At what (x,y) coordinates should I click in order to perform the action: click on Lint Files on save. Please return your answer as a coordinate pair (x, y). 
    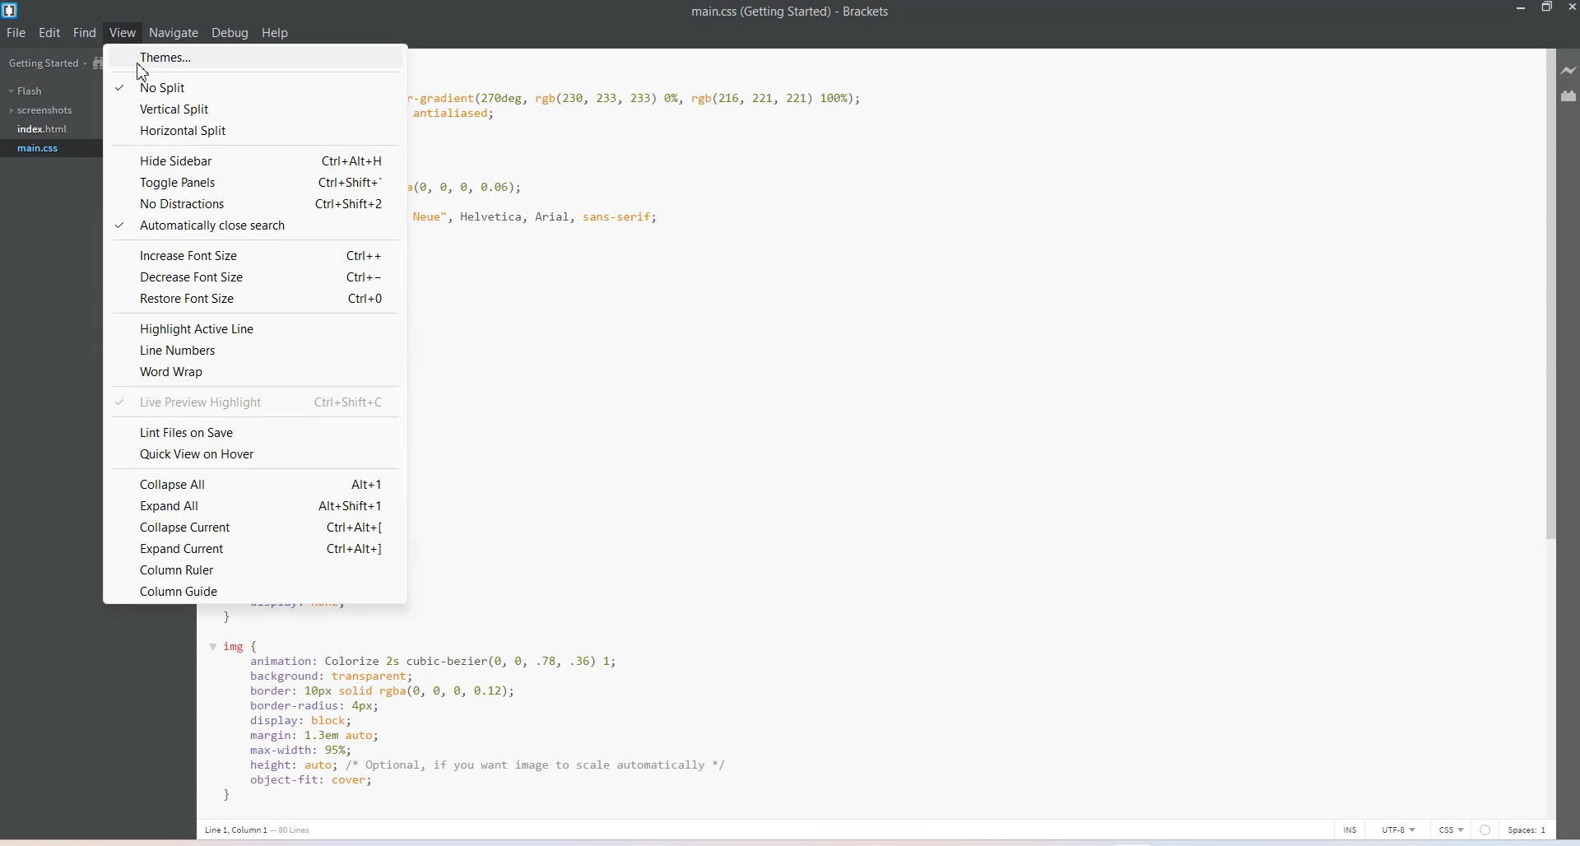
    Looking at the image, I should click on (253, 430).